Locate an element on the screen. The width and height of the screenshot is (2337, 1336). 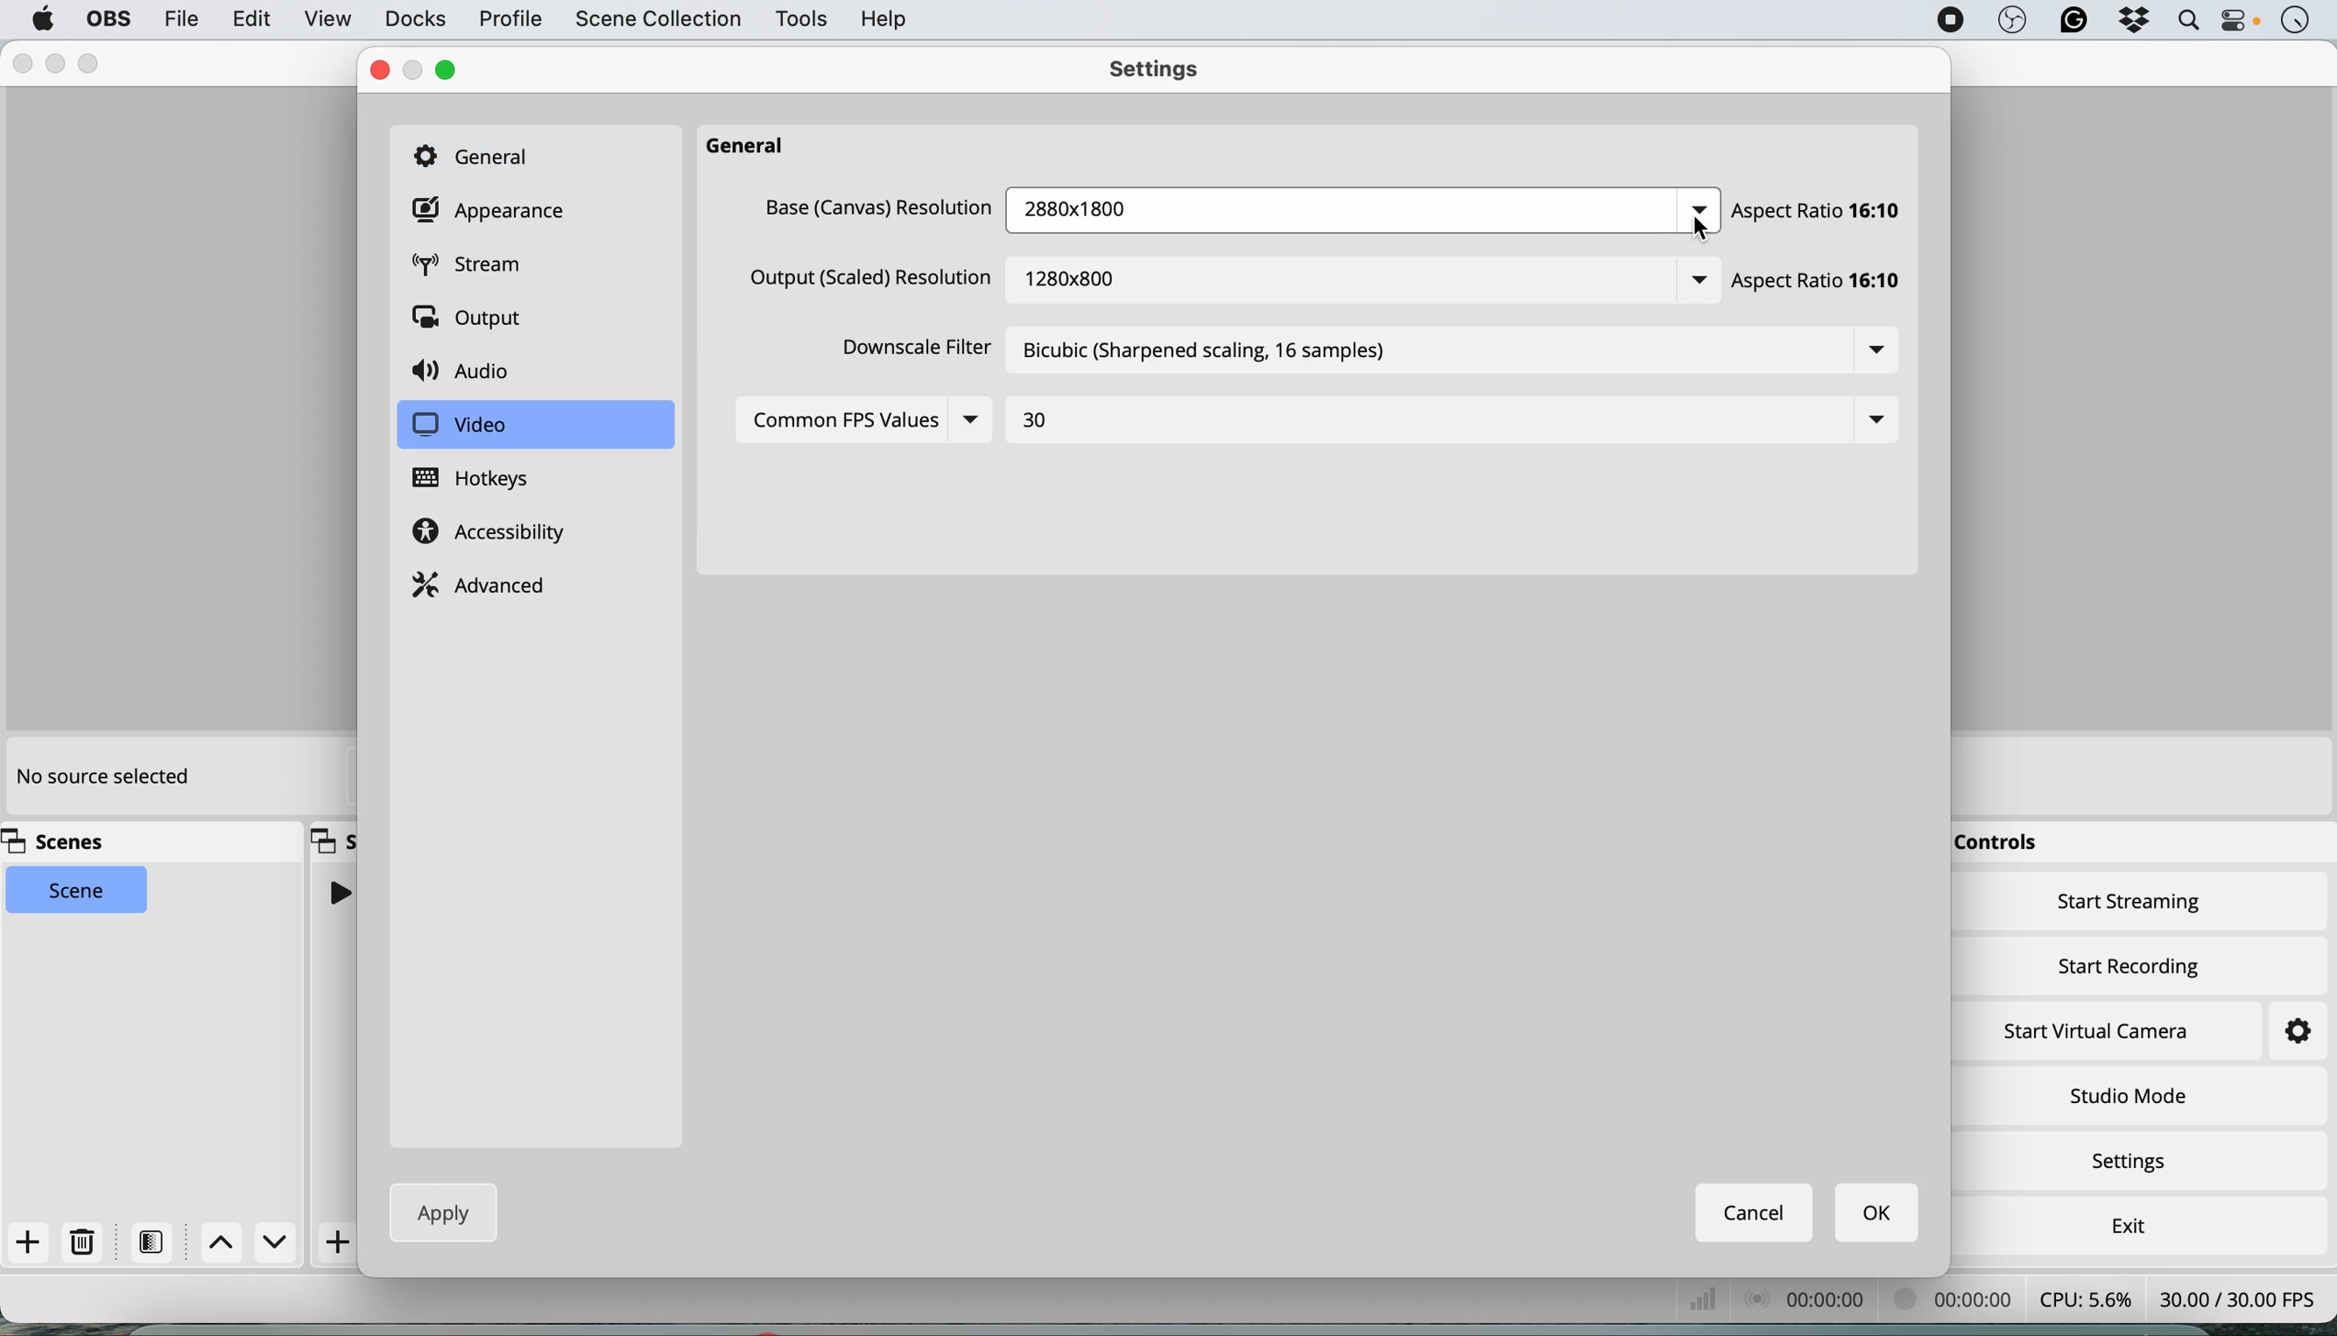
cpu usage is located at coordinates (2085, 1298).